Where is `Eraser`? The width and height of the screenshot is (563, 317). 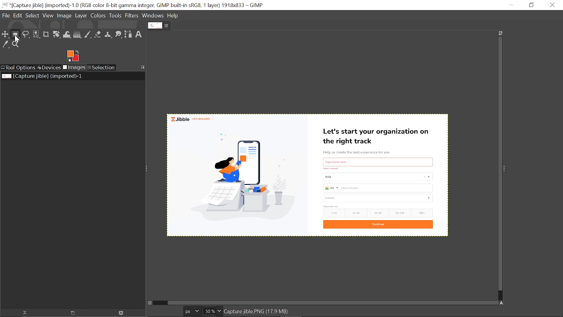 Eraser is located at coordinates (98, 35).